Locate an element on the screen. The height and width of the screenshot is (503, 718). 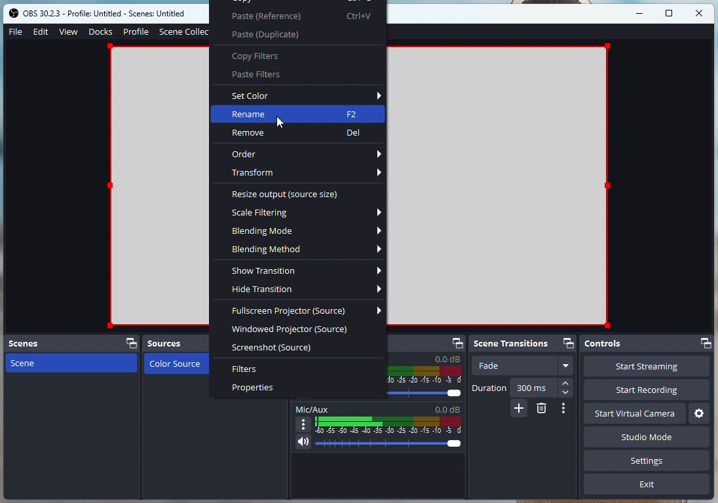
Paste is located at coordinates (281, 33).